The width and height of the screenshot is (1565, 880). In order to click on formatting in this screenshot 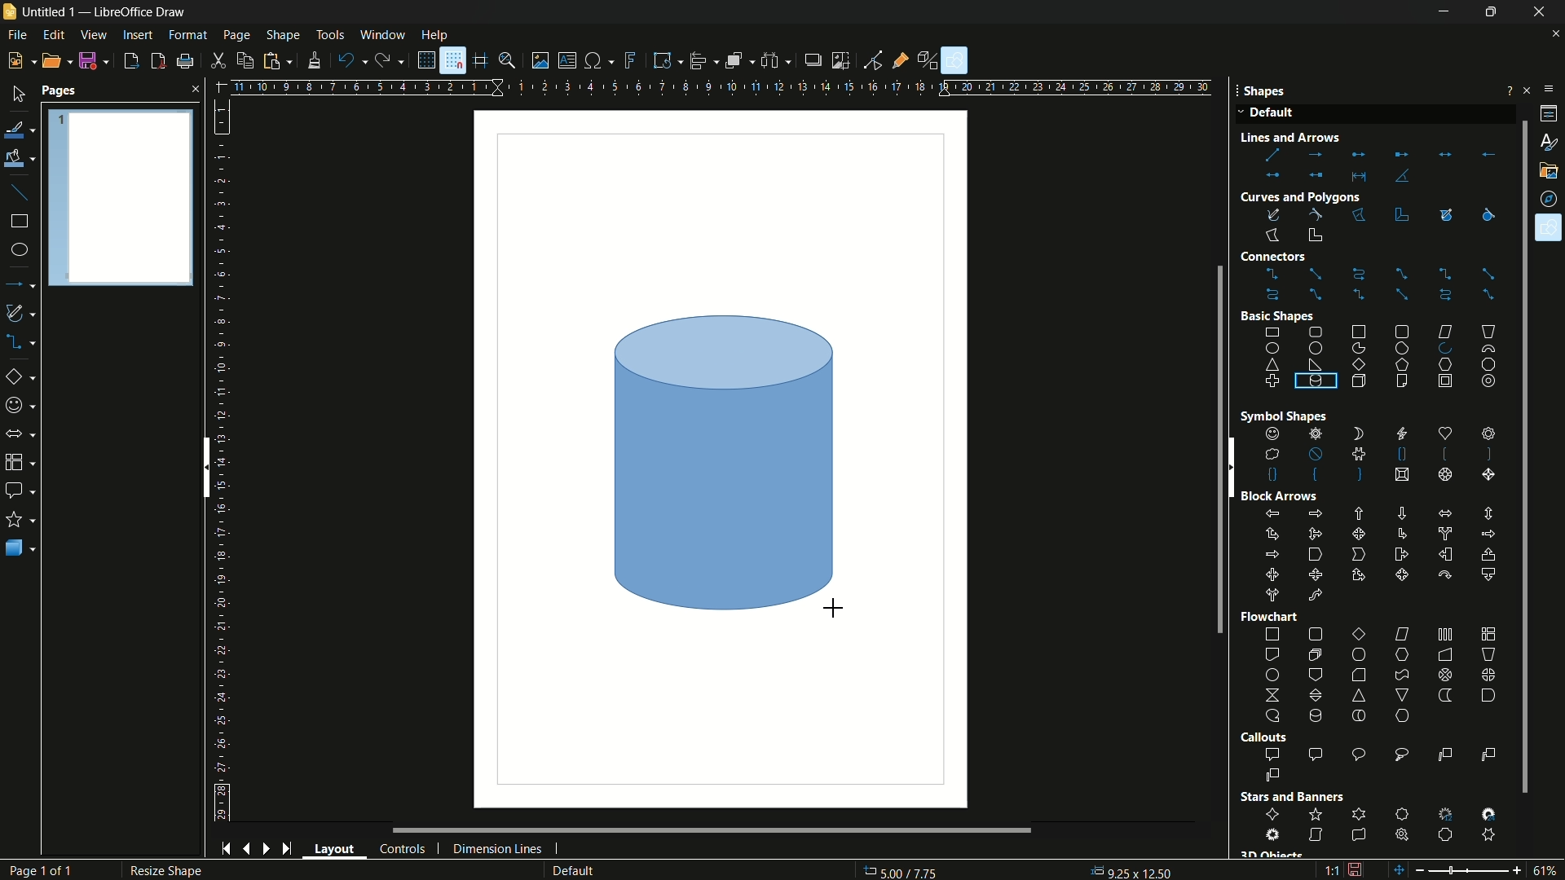, I will do `click(316, 60)`.